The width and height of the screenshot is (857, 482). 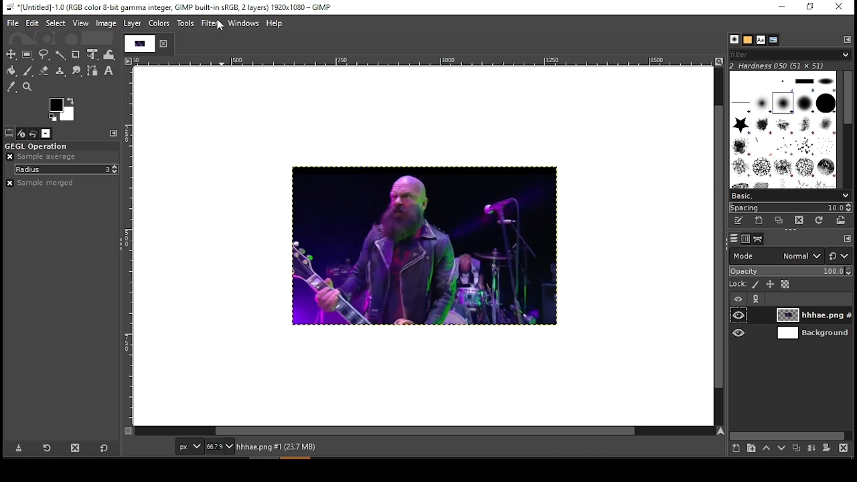 What do you see at coordinates (735, 39) in the screenshot?
I see `brushes` at bounding box center [735, 39].